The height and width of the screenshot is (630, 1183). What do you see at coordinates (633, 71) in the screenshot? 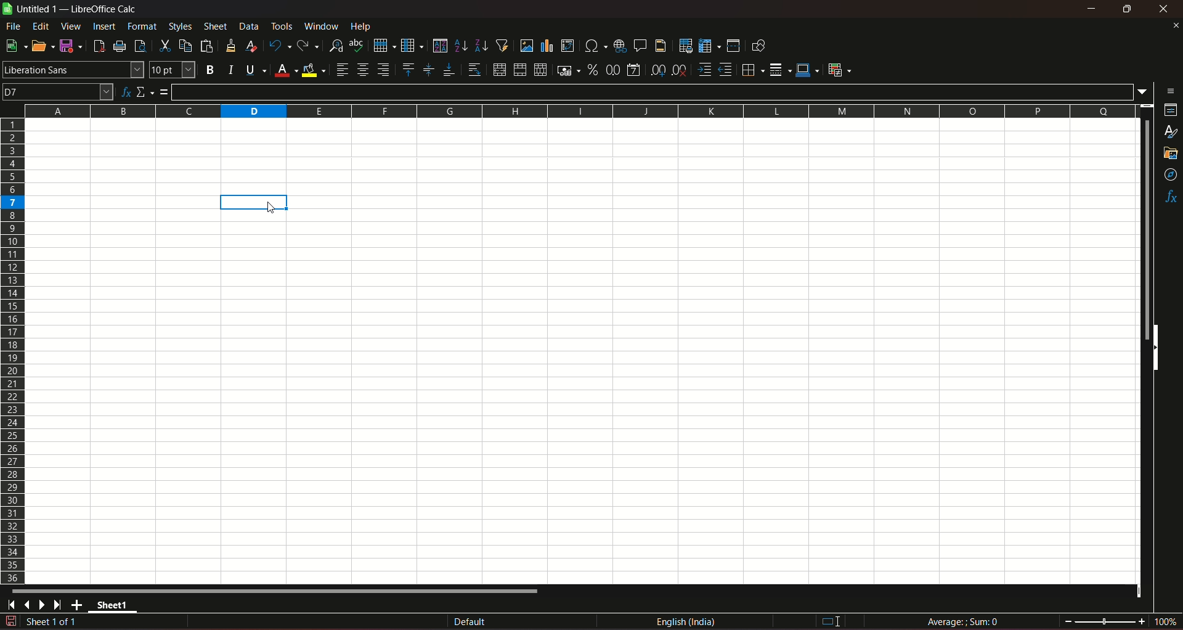
I see `format as date` at bounding box center [633, 71].